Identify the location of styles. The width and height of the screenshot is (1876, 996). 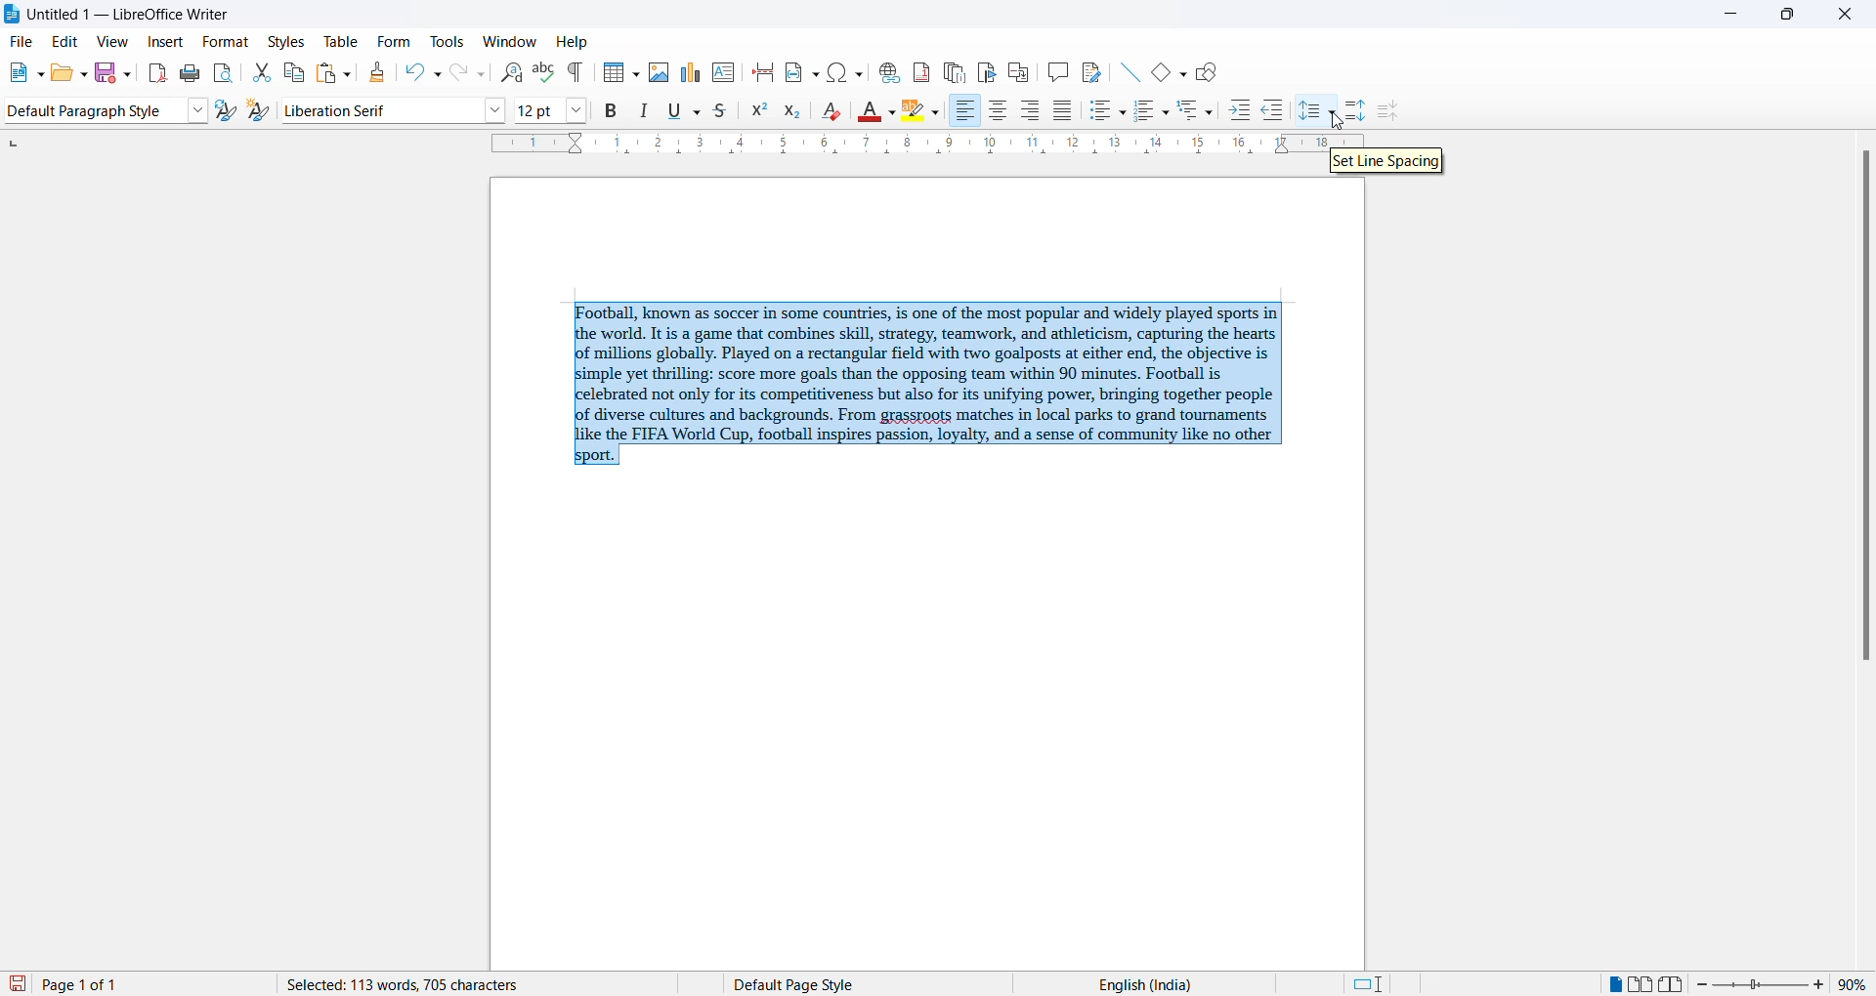
(286, 42).